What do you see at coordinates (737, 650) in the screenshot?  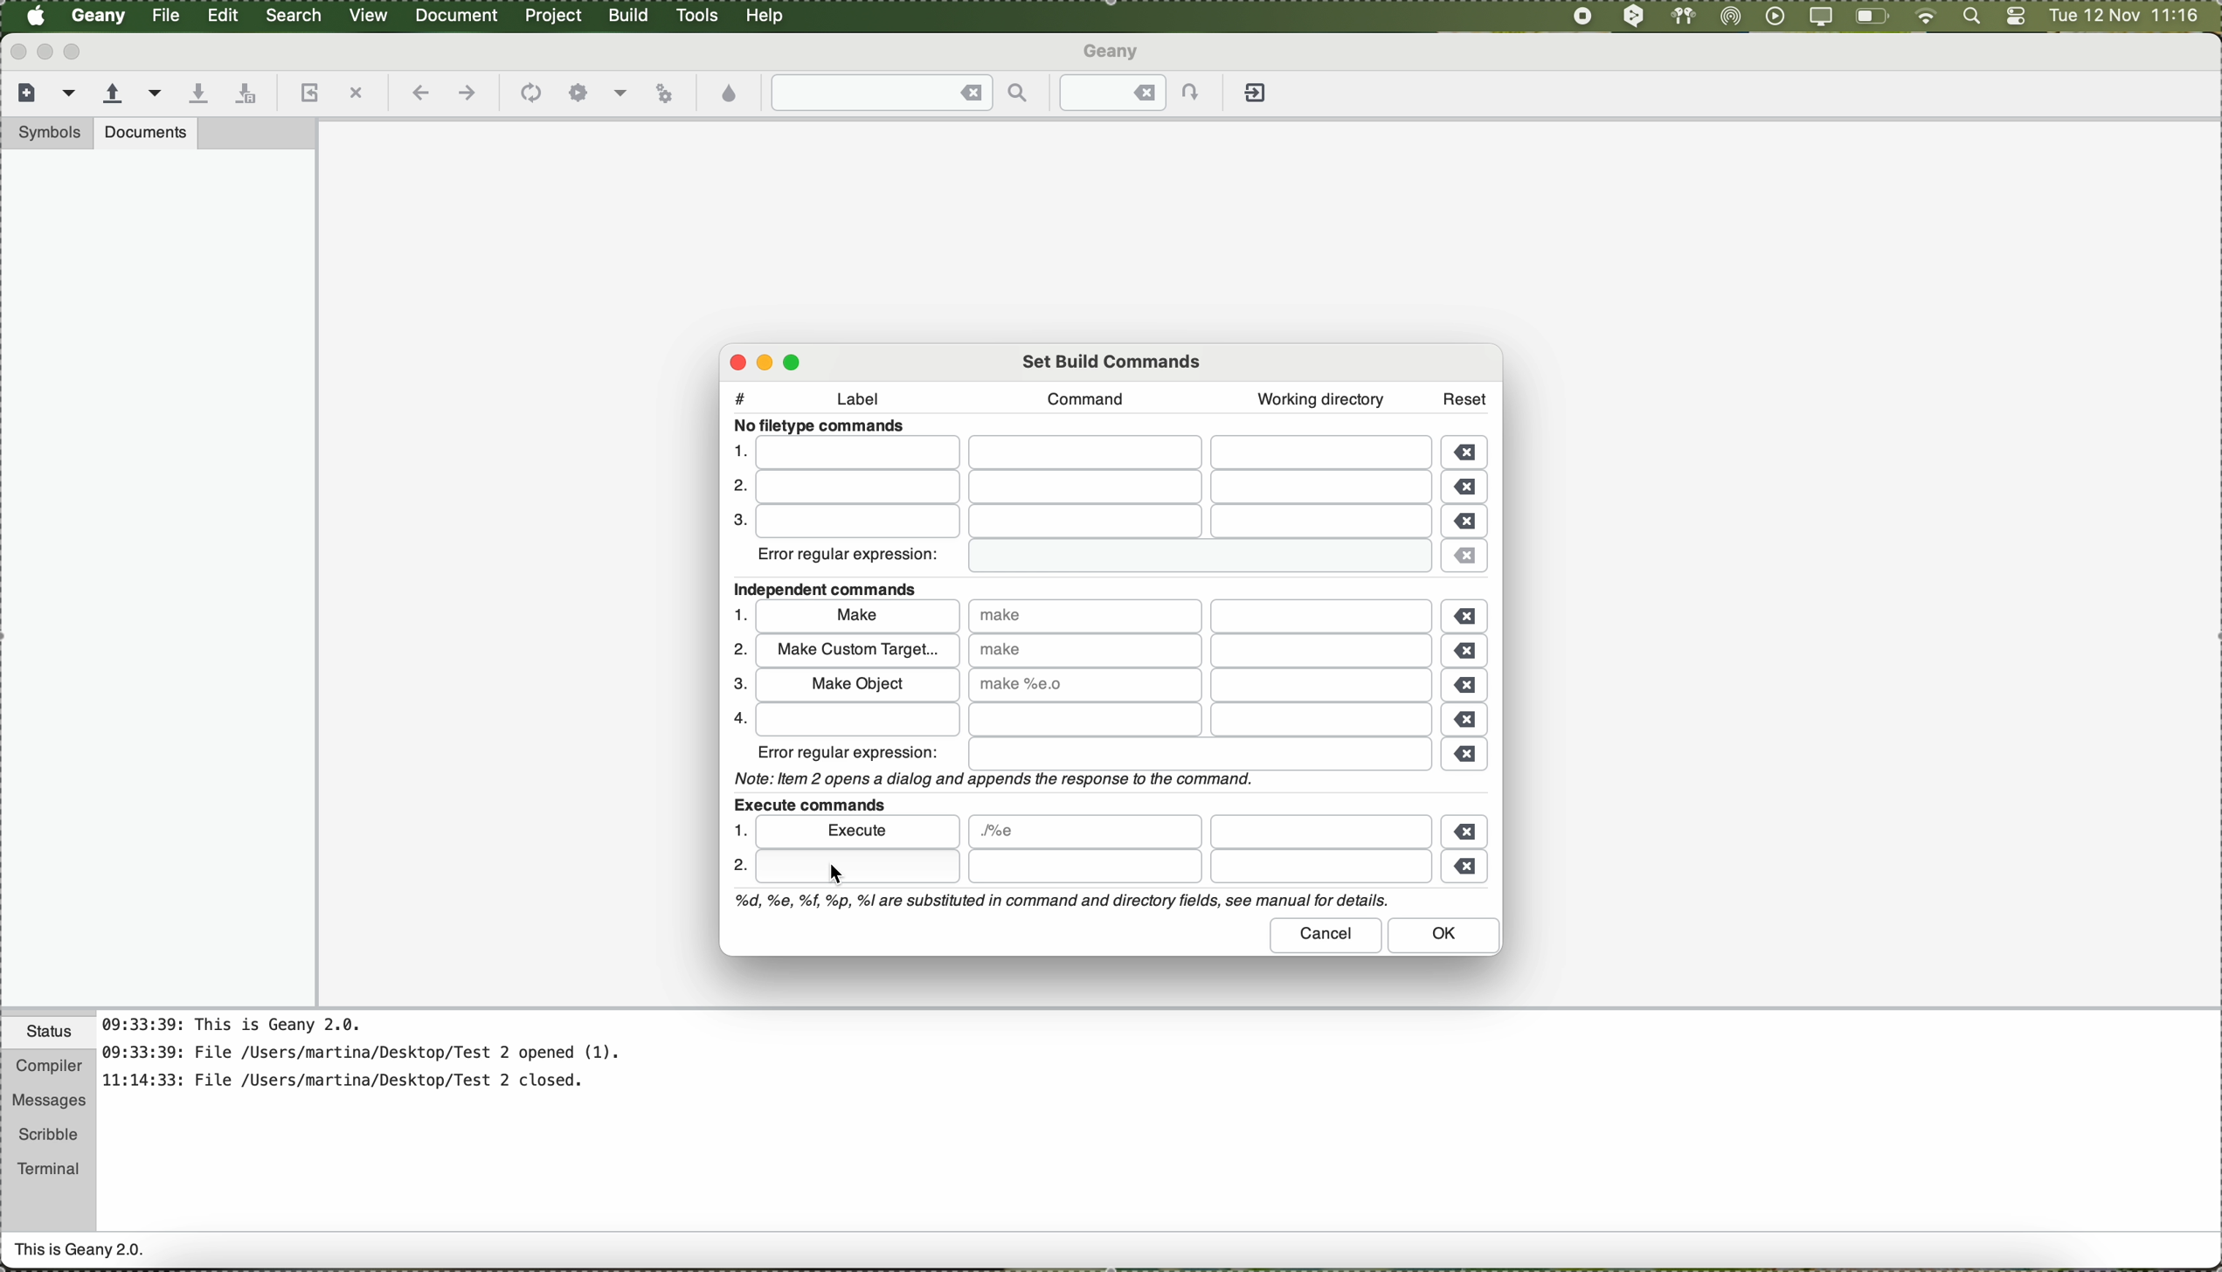 I see `2` at bounding box center [737, 650].